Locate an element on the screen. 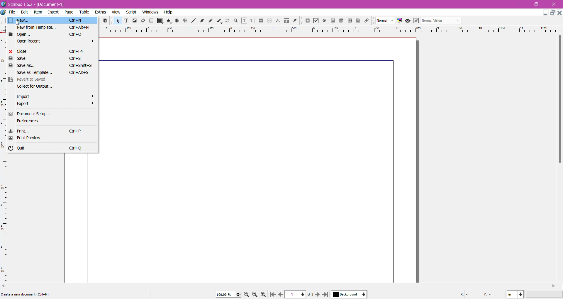  icon is located at coordinates (367, 21).